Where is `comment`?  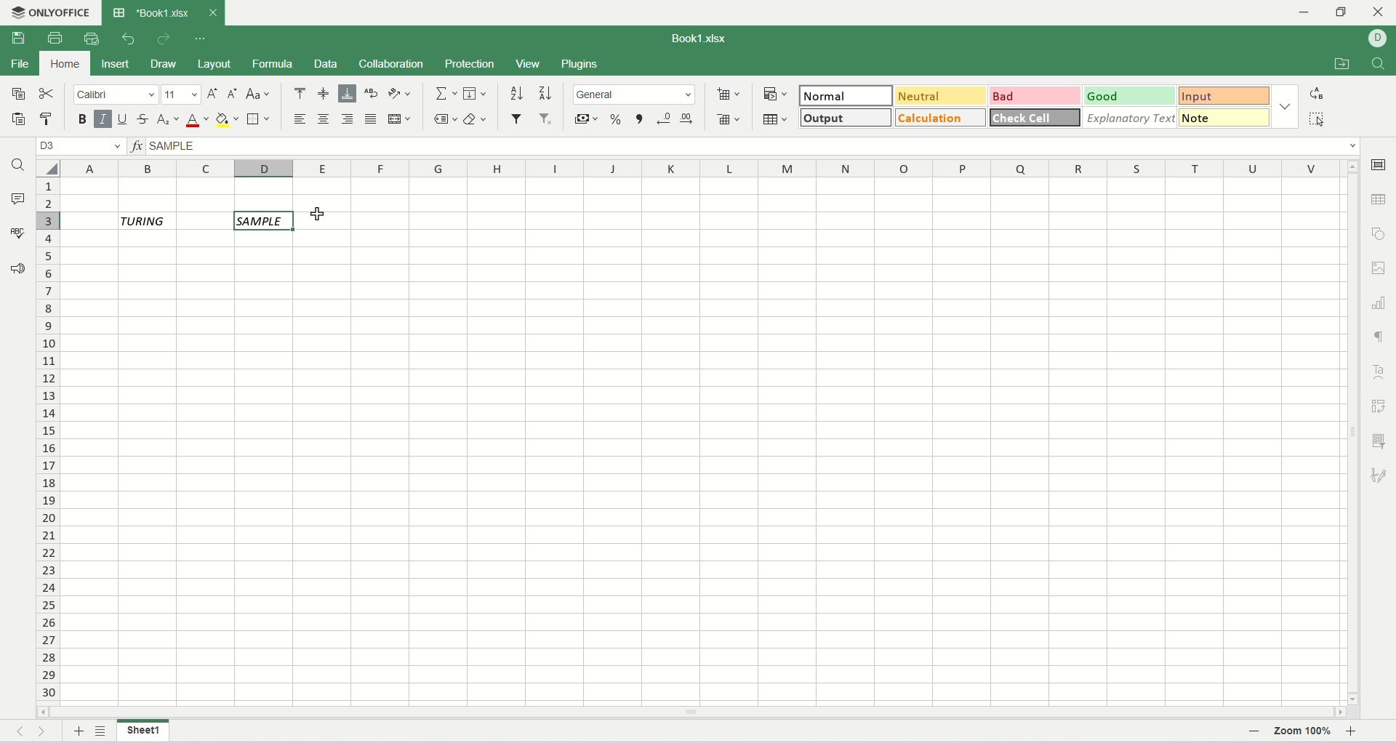 comment is located at coordinates (17, 198).